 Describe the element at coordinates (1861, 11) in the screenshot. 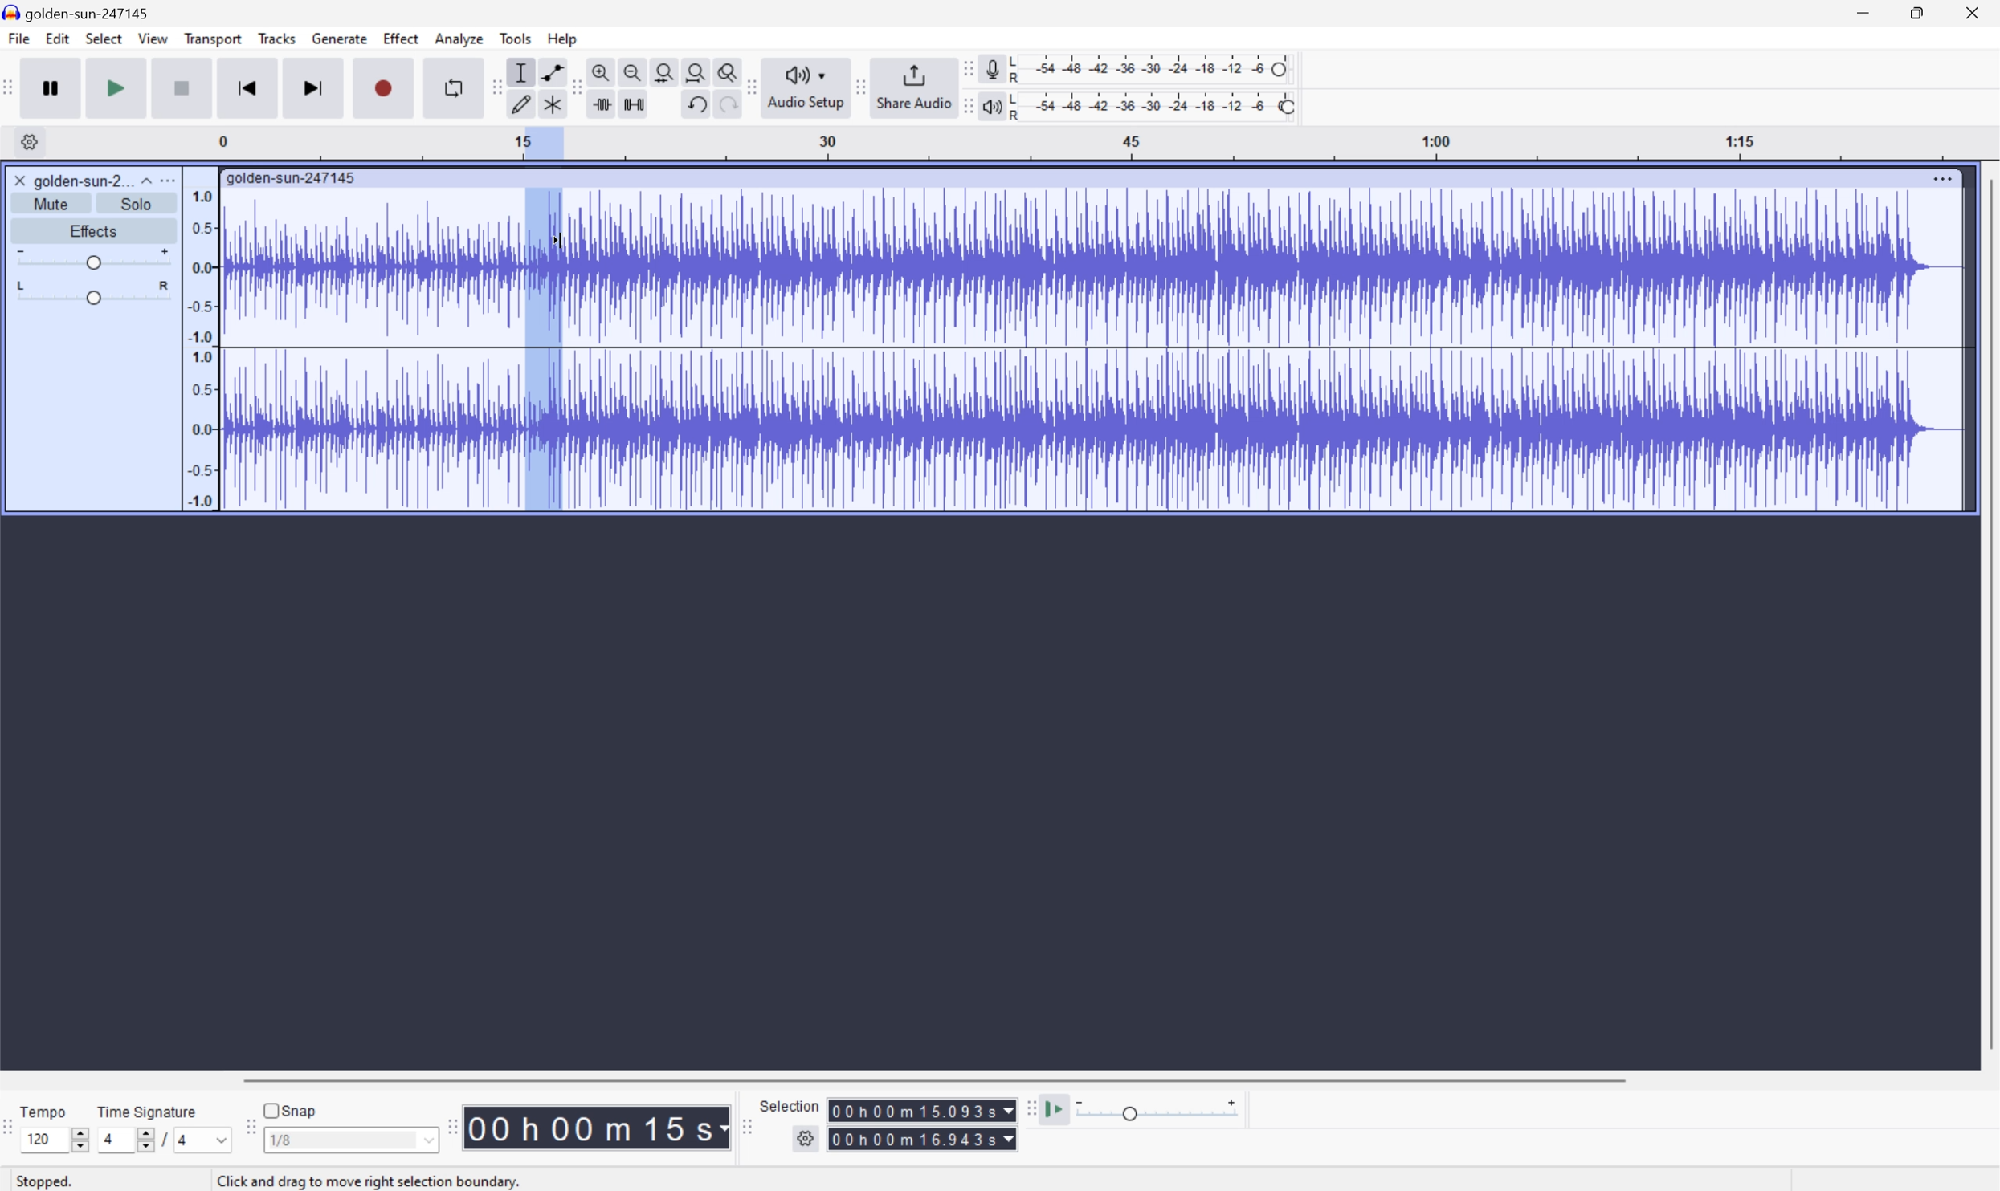

I see `Minimize` at that location.